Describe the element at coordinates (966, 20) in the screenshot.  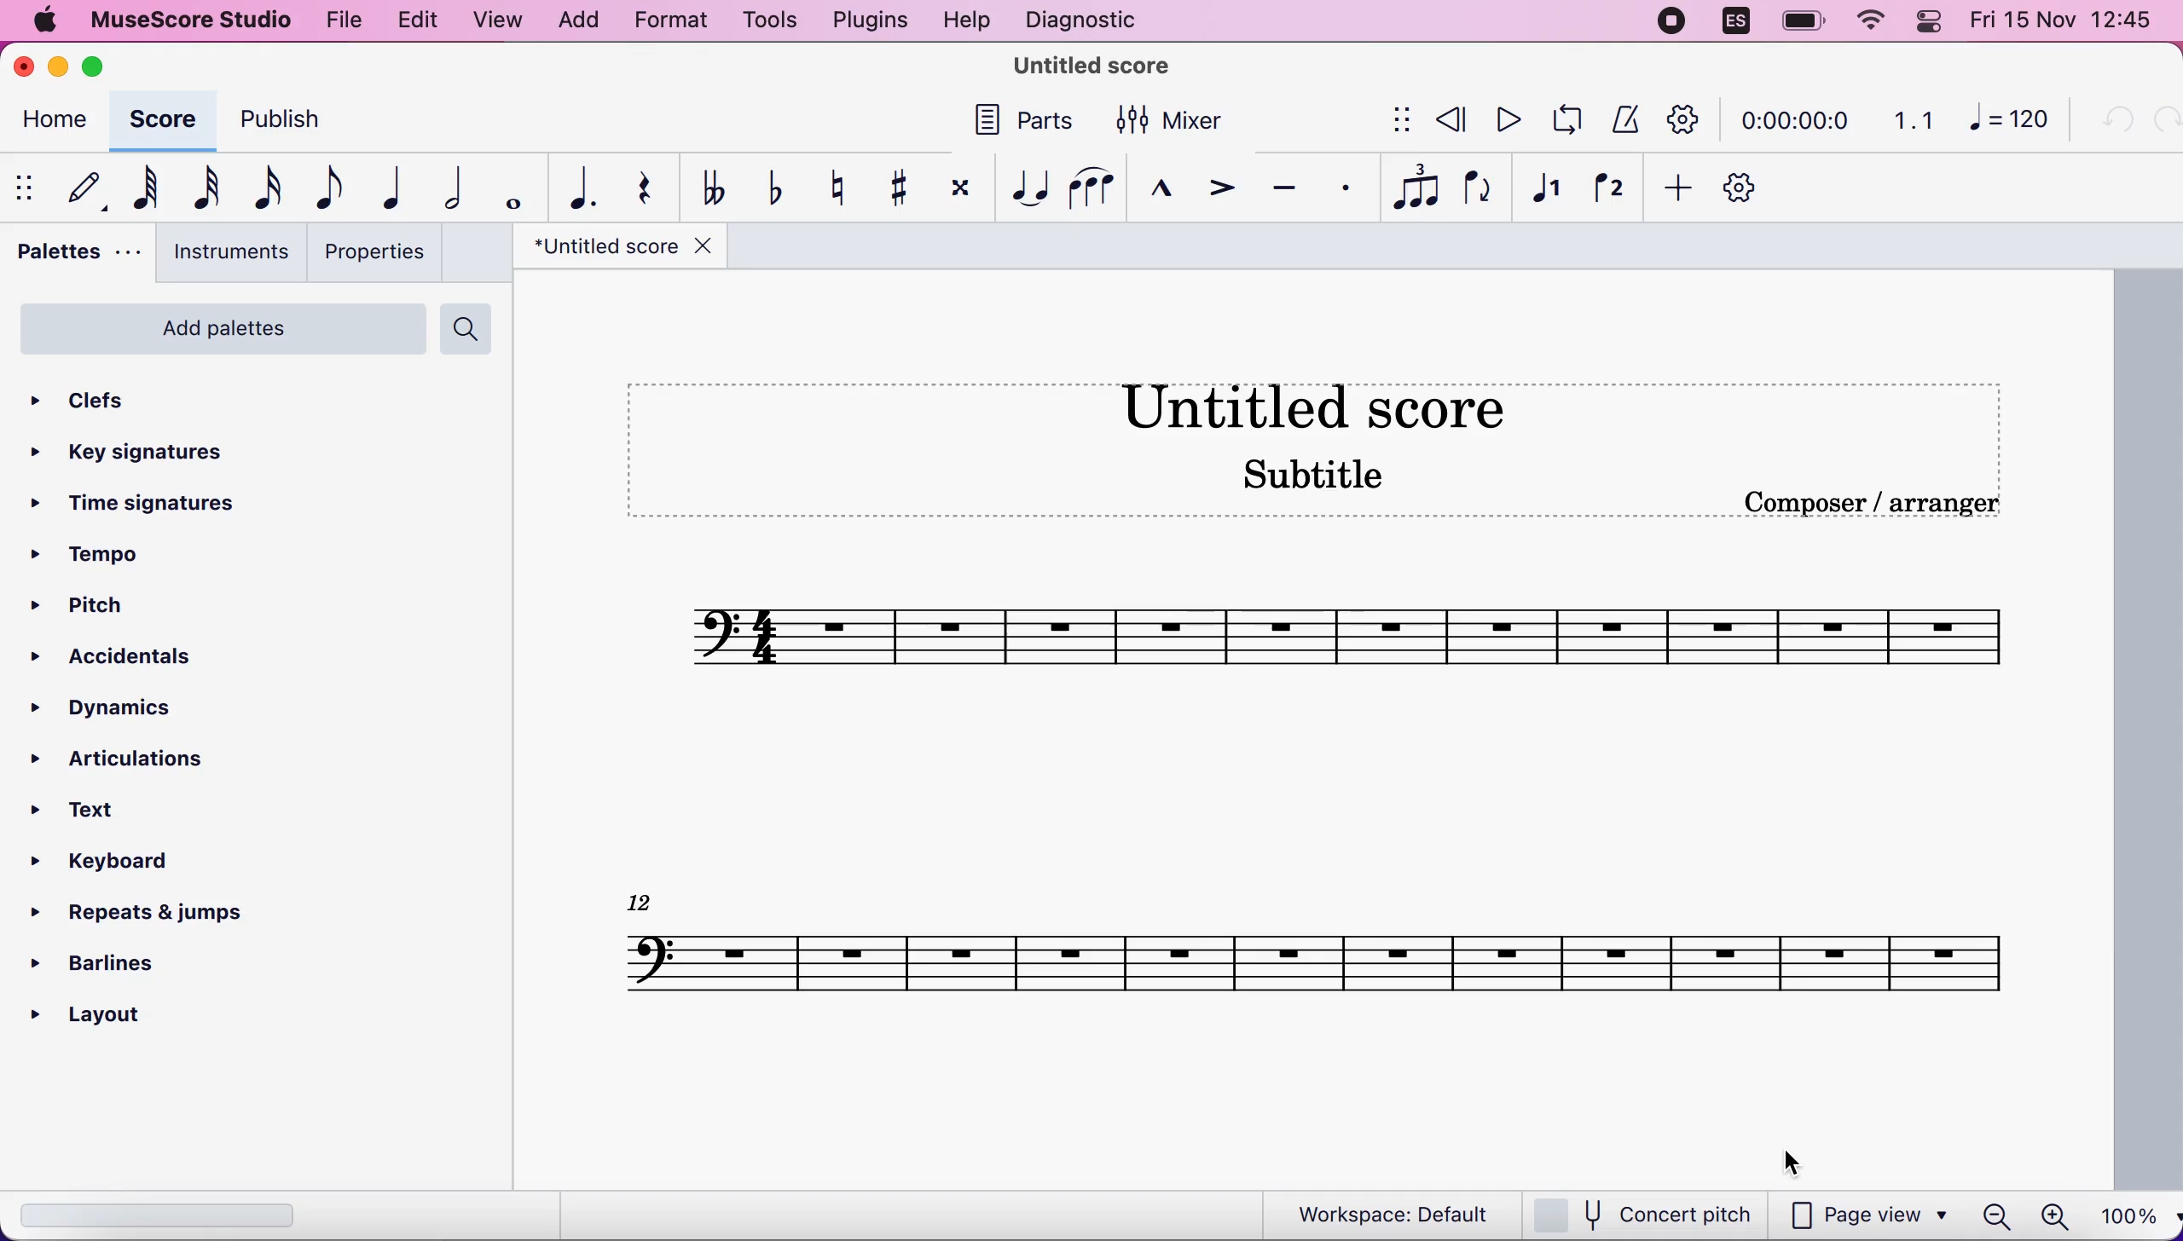
I see `help` at that location.